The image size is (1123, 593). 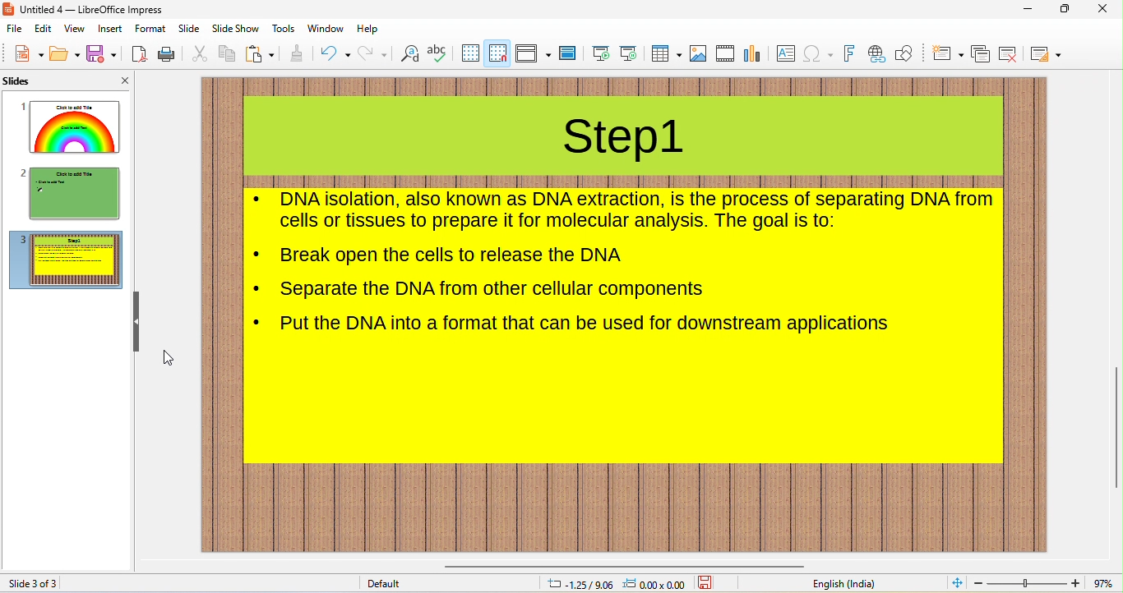 What do you see at coordinates (954, 583) in the screenshot?
I see `fit to current slide` at bounding box center [954, 583].